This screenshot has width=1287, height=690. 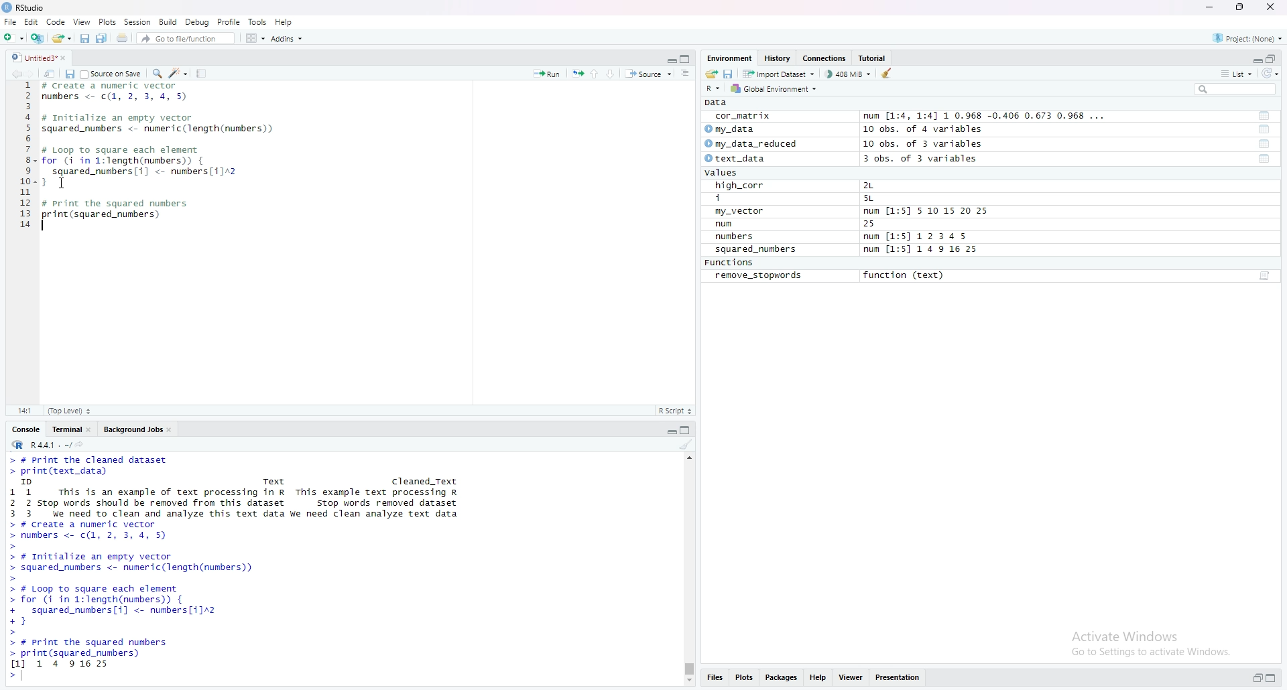 I want to click on cor_matrix, so click(x=741, y=117).